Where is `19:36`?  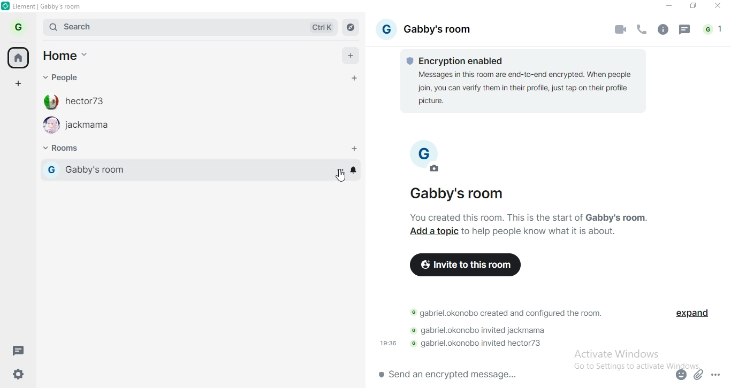
19:36 is located at coordinates (389, 344).